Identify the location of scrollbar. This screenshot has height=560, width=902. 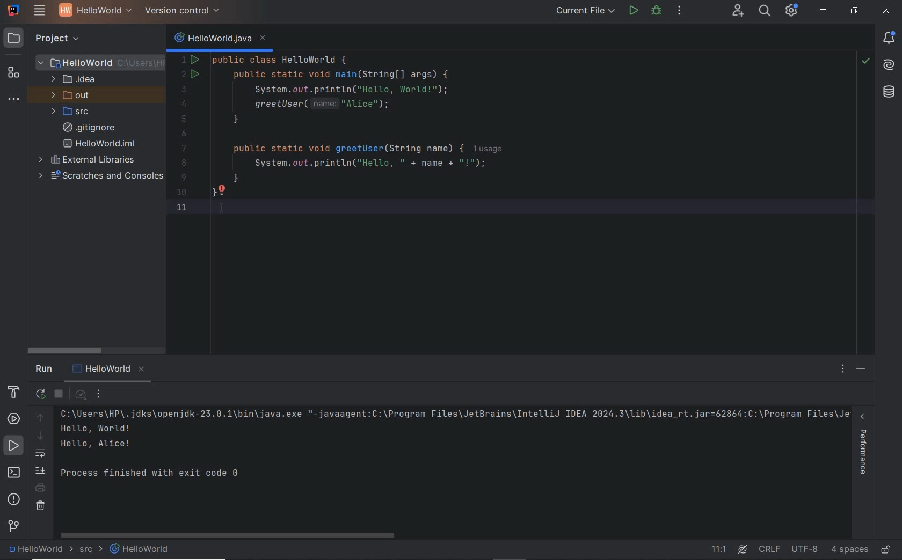
(232, 534).